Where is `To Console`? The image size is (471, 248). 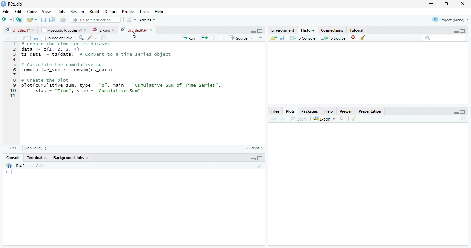
To Console is located at coordinates (303, 39).